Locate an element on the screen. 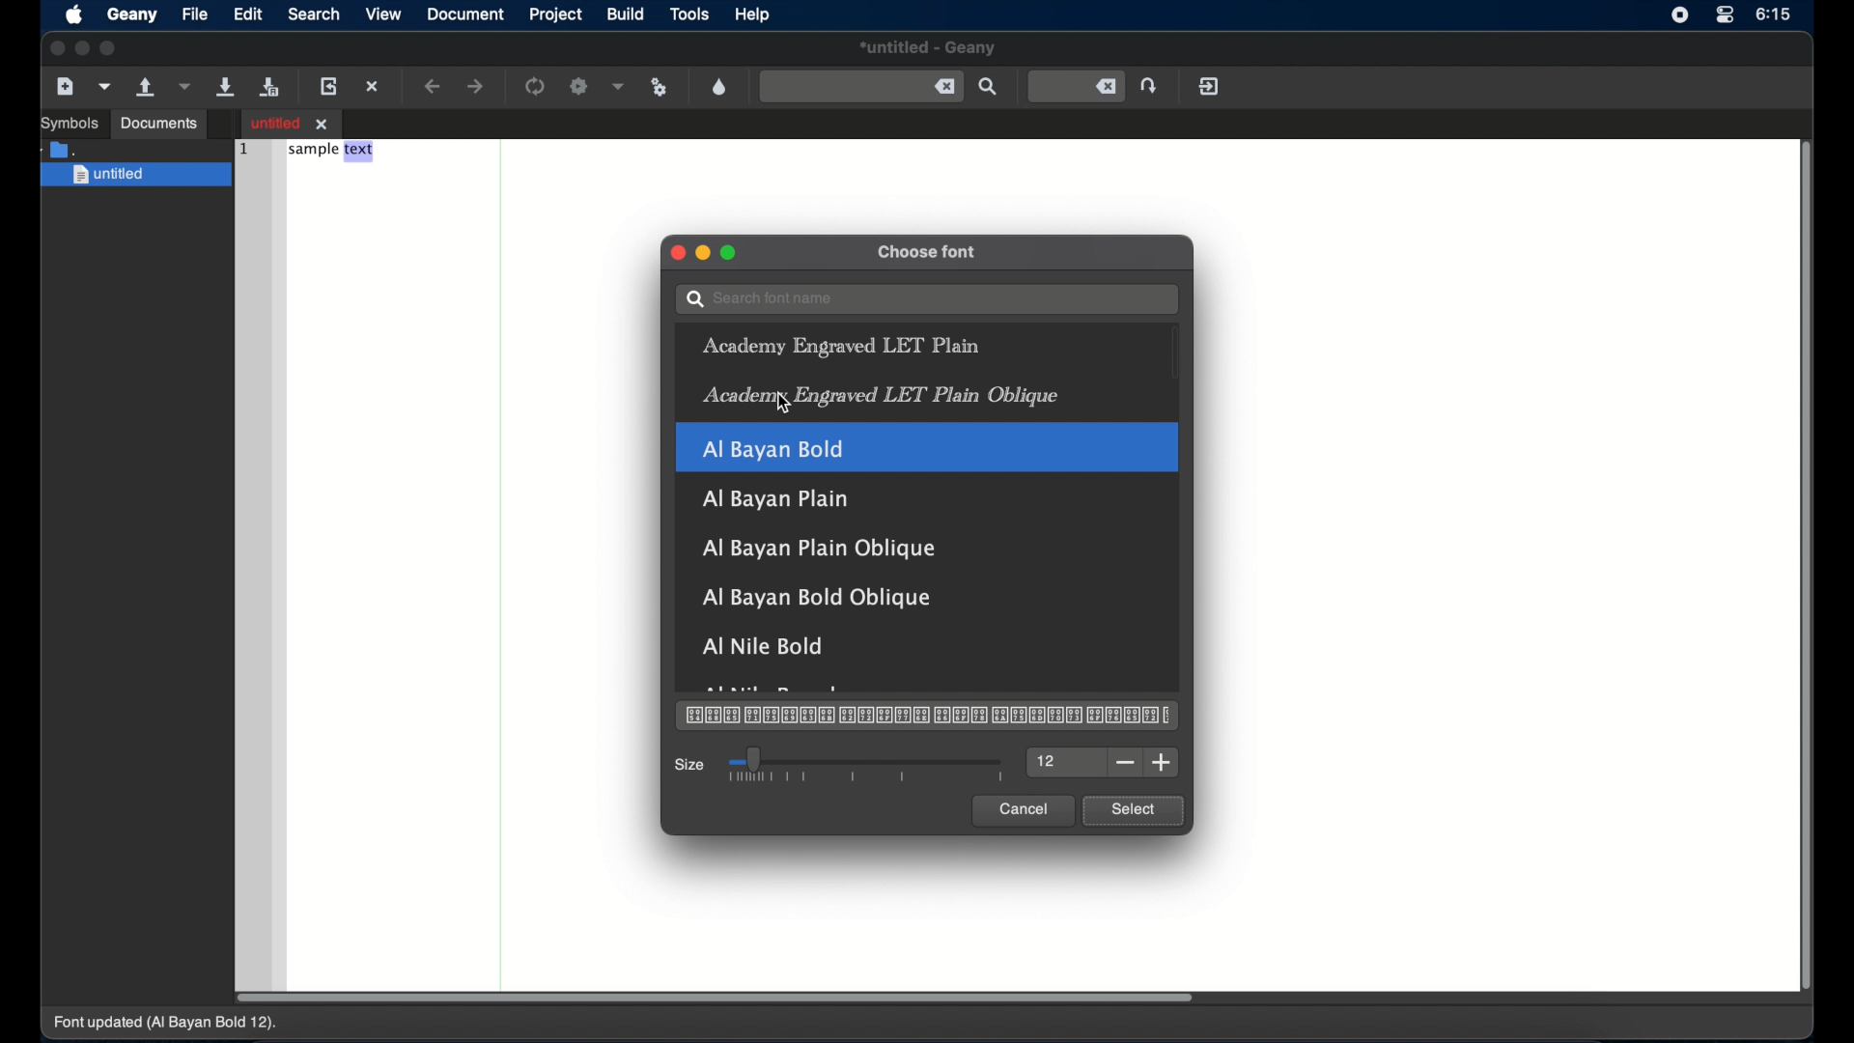 The image size is (1854, 1043). minimize  is located at coordinates (704, 253).